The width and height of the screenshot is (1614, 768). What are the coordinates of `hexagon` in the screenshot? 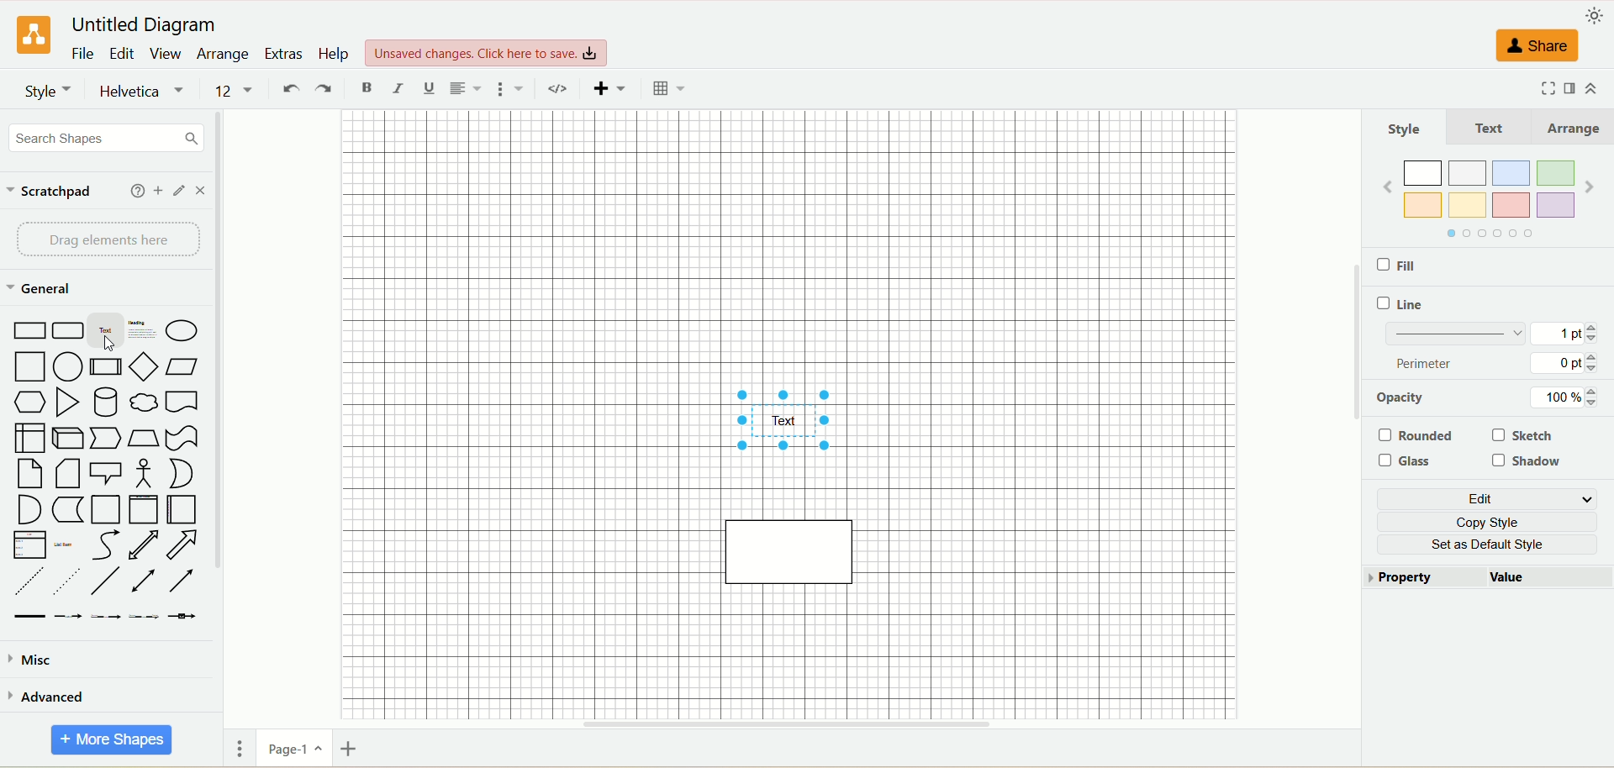 It's located at (31, 401).